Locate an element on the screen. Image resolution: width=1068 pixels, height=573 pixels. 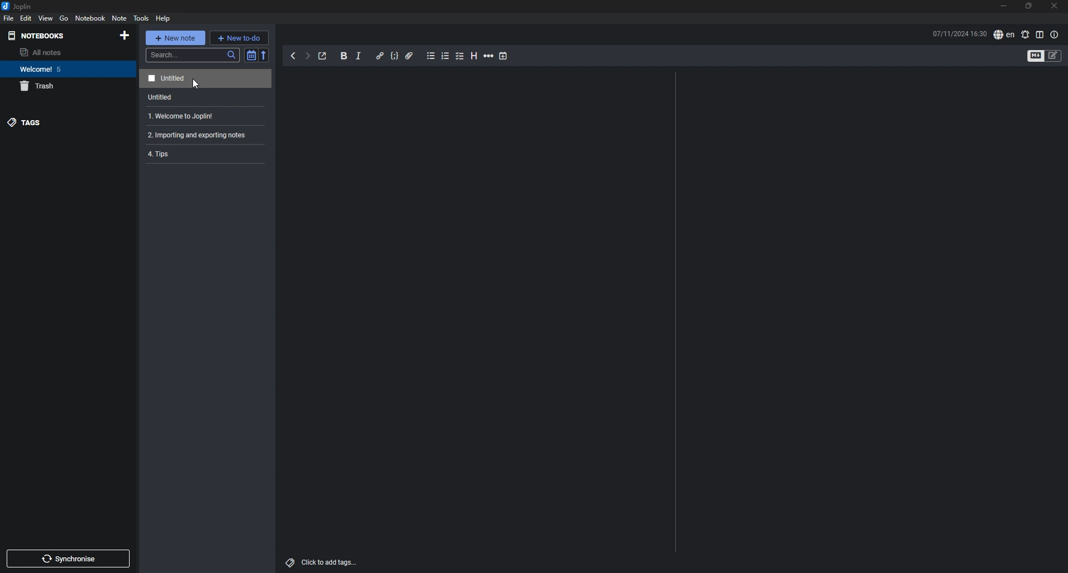
heading is located at coordinates (473, 56).